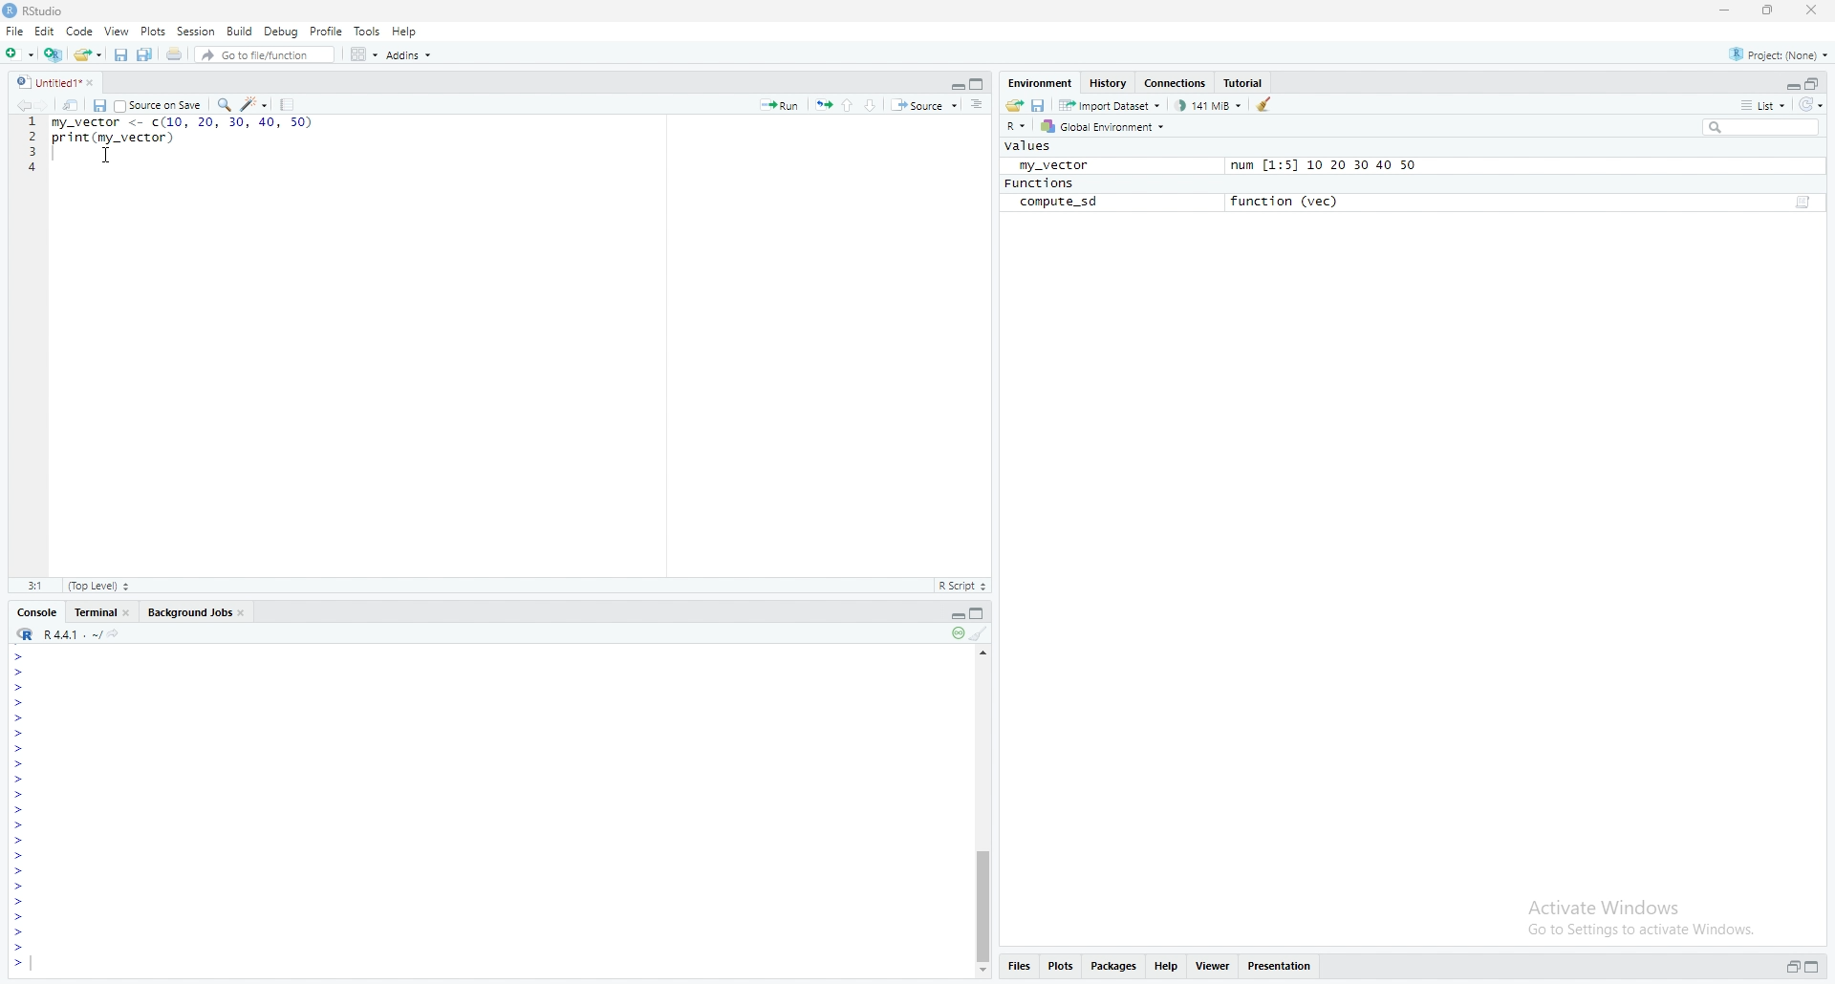 This screenshot has height=984, width=1835. Describe the element at coordinates (1290, 201) in the screenshot. I see `function (vec)` at that location.